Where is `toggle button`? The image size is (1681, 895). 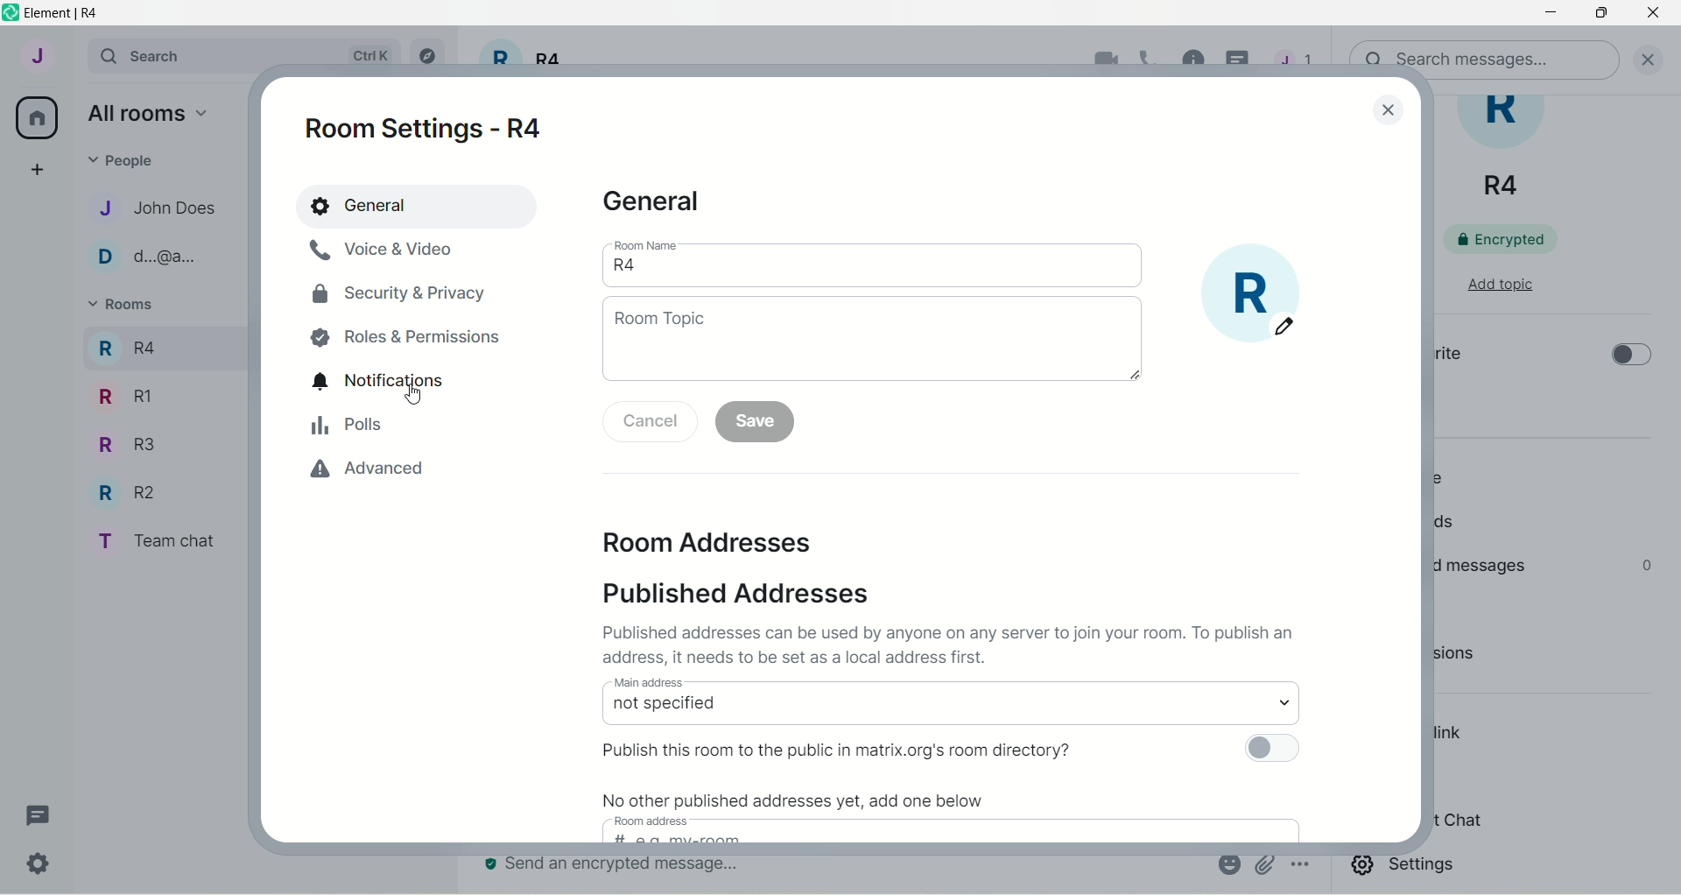
toggle button is located at coordinates (1630, 356).